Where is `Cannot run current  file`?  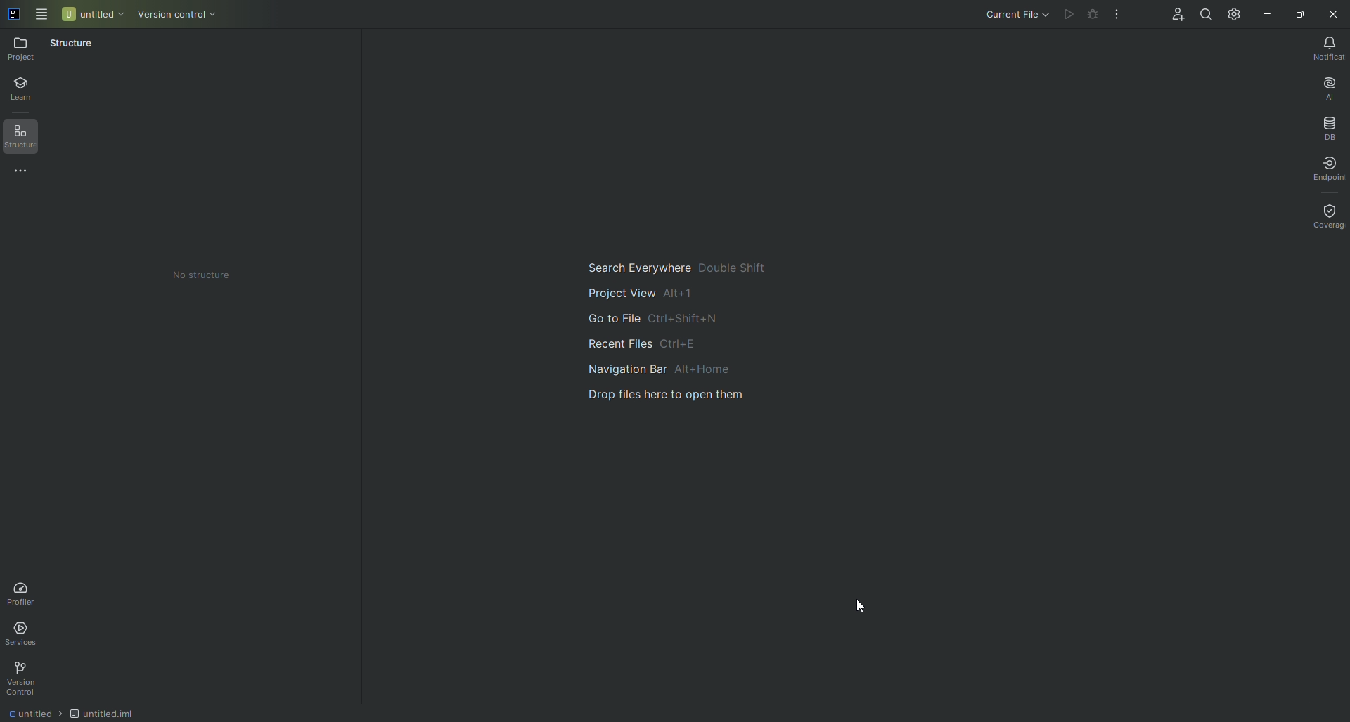
Cannot run current  file is located at coordinates (1095, 17).